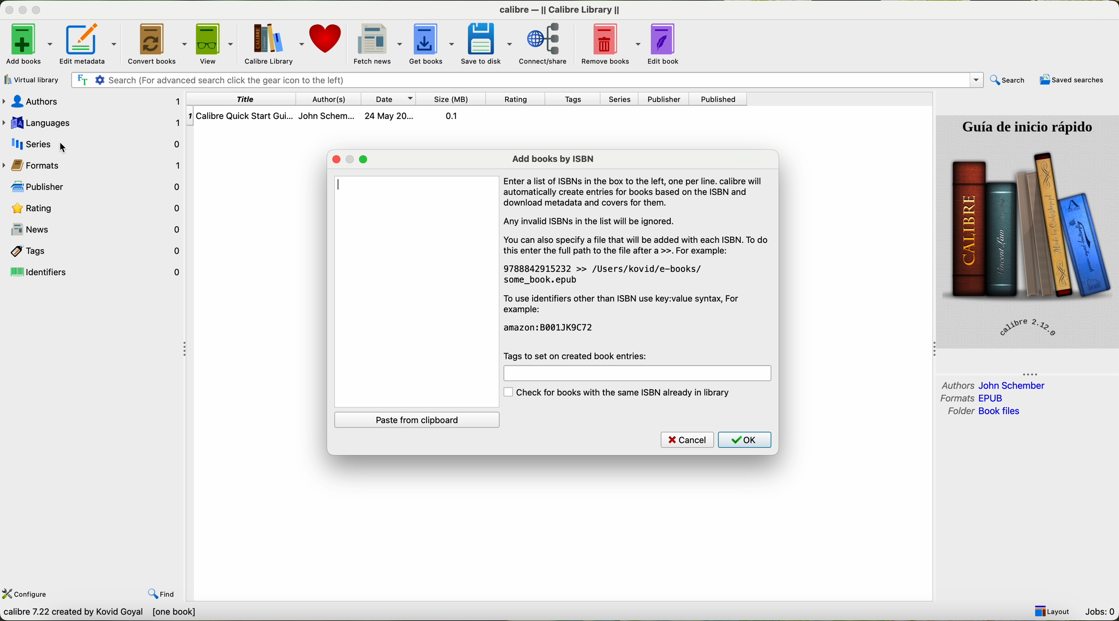  Describe the element at coordinates (667, 43) in the screenshot. I see `edit book` at that location.